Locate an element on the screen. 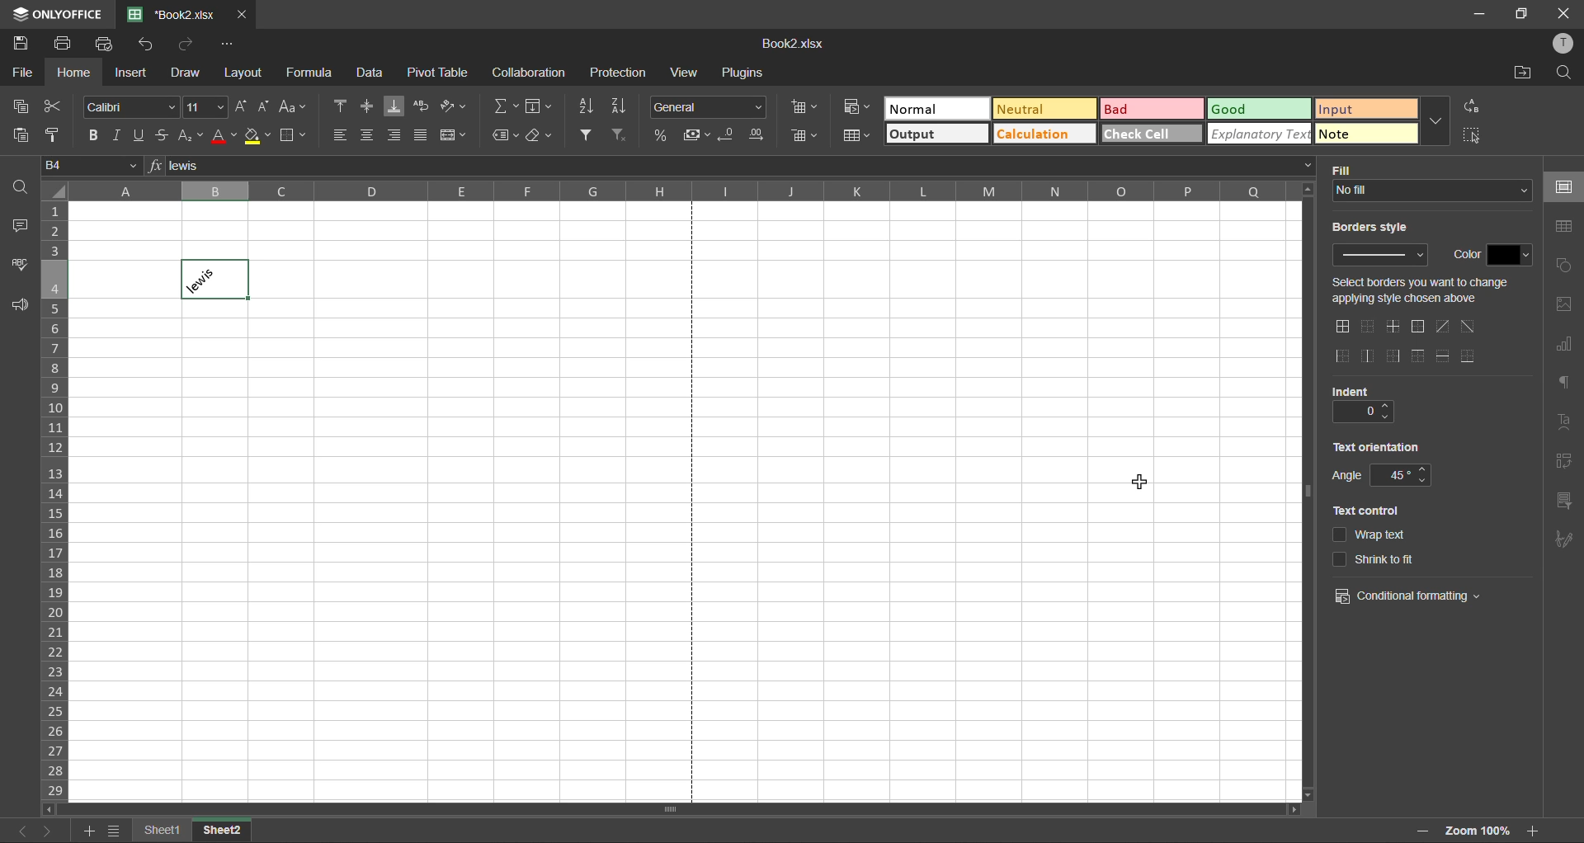  underline is located at coordinates (139, 136).